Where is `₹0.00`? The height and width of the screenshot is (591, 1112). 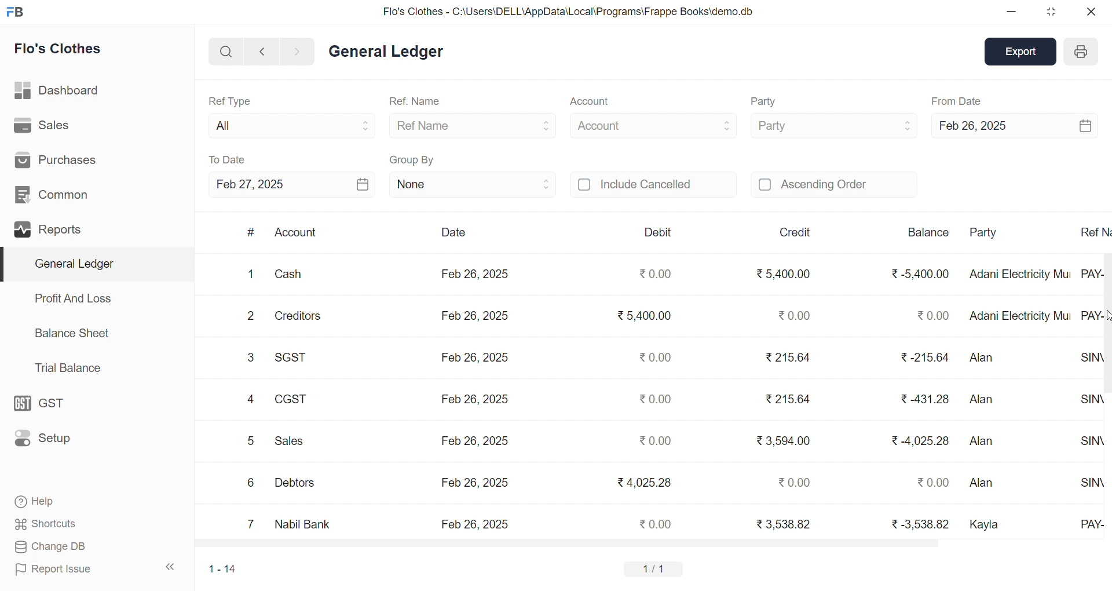 ₹0.00 is located at coordinates (656, 523).